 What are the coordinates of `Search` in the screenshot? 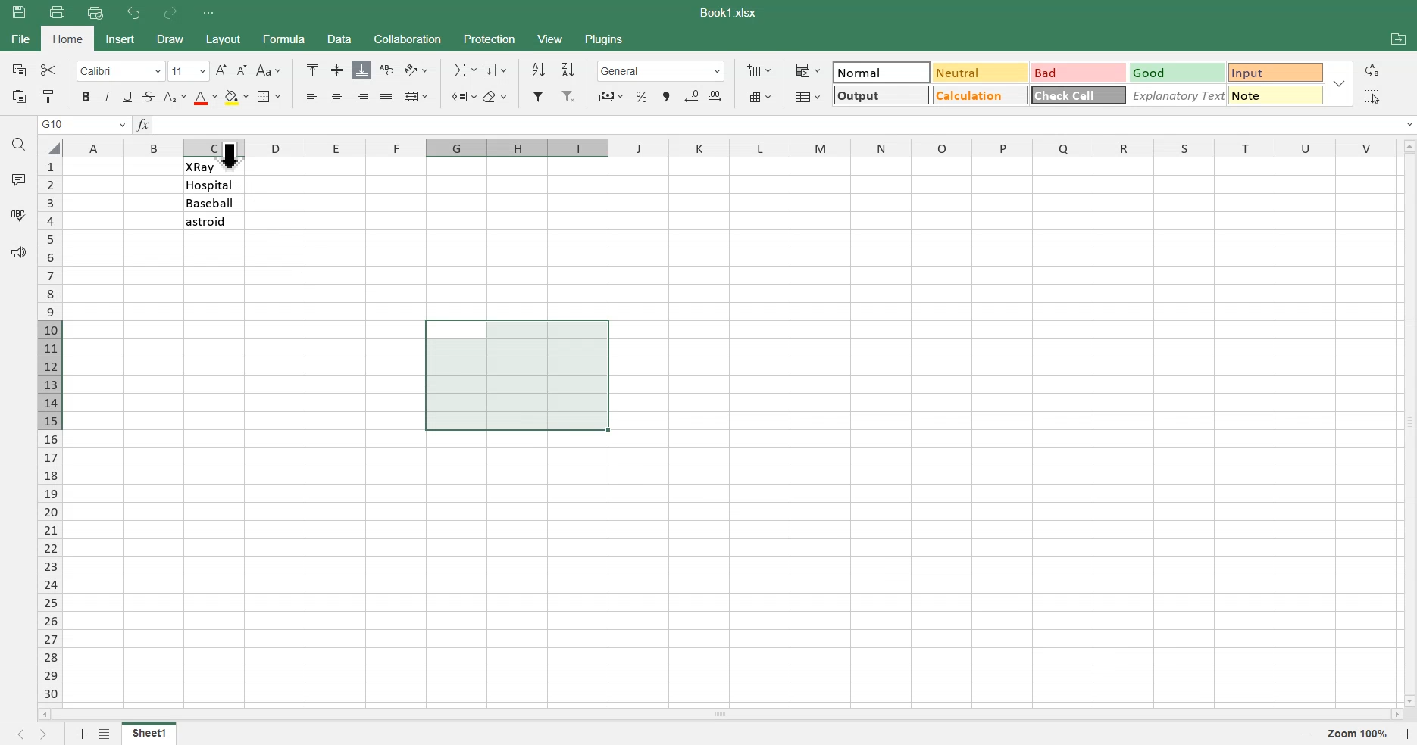 It's located at (20, 145).